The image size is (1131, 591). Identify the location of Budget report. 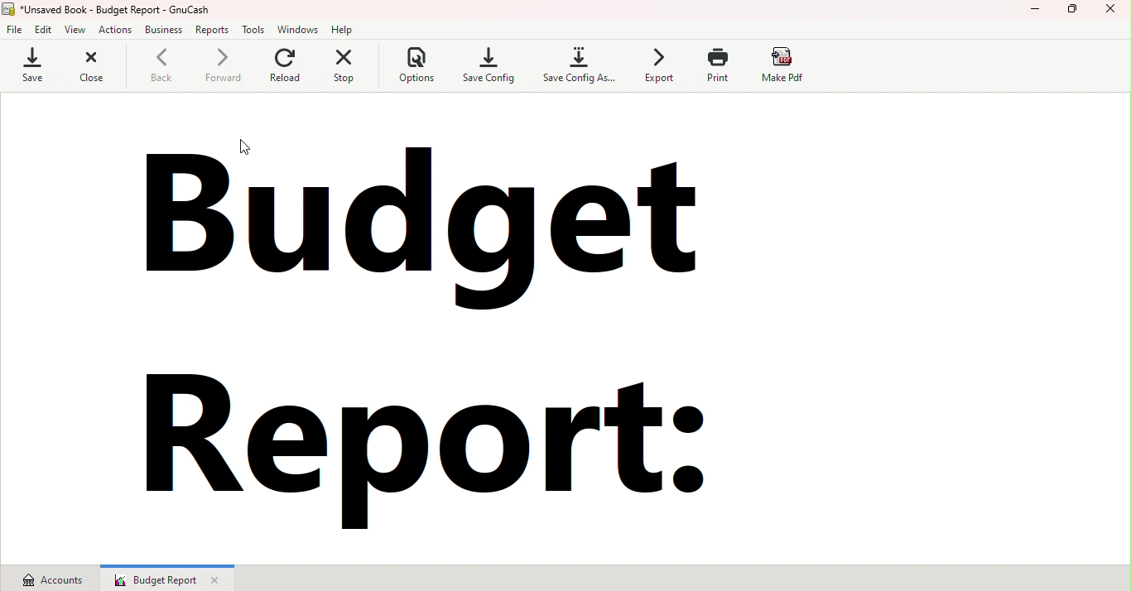
(481, 342).